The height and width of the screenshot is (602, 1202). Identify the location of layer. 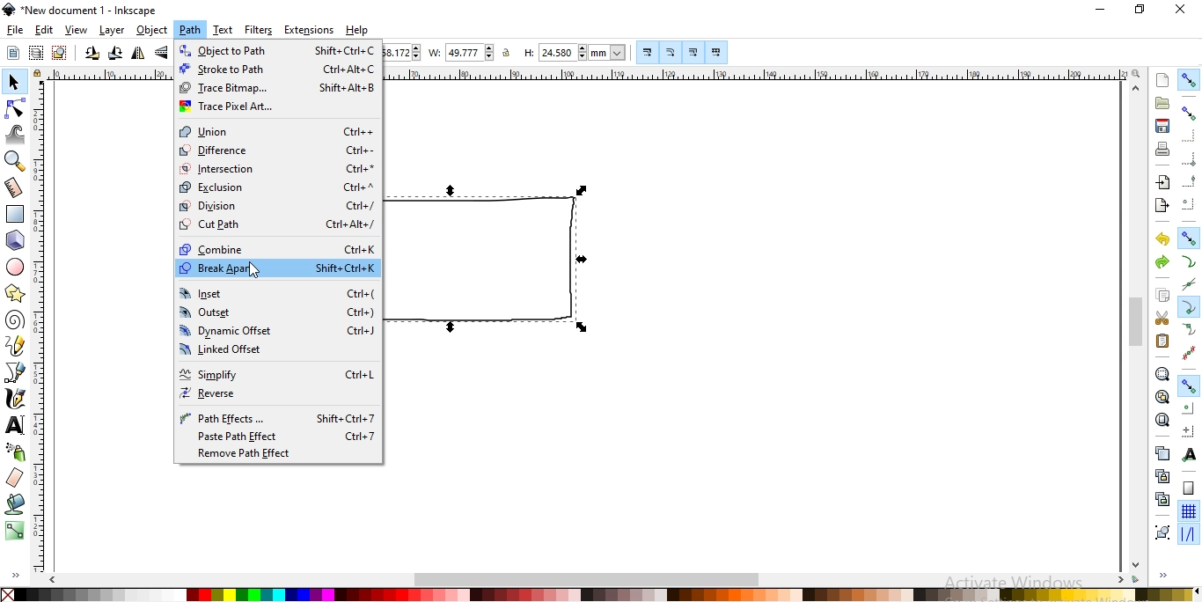
(113, 31).